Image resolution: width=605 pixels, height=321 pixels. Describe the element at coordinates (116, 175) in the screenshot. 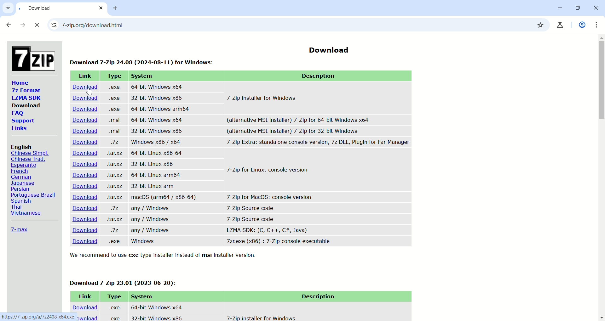

I see `.tarxz` at that location.